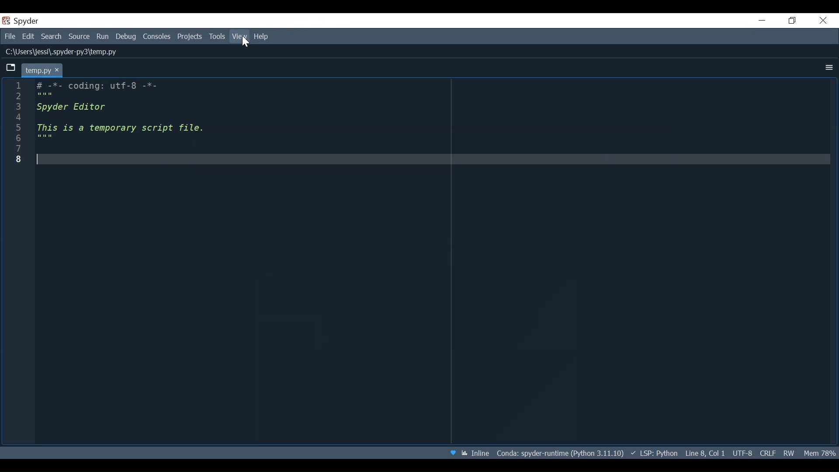  What do you see at coordinates (822, 21) in the screenshot?
I see `Close` at bounding box center [822, 21].